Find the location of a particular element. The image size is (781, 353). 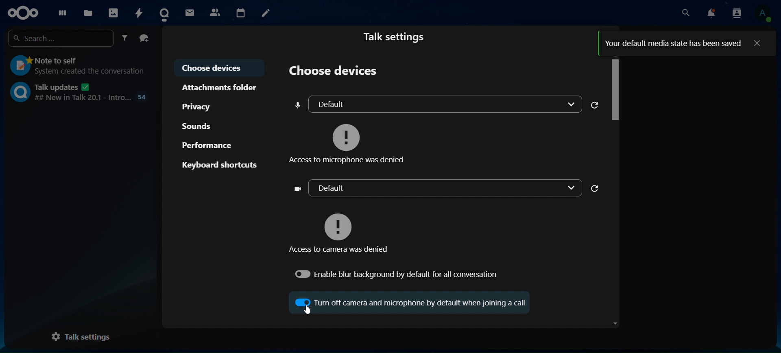

create  a group is located at coordinates (144, 37).